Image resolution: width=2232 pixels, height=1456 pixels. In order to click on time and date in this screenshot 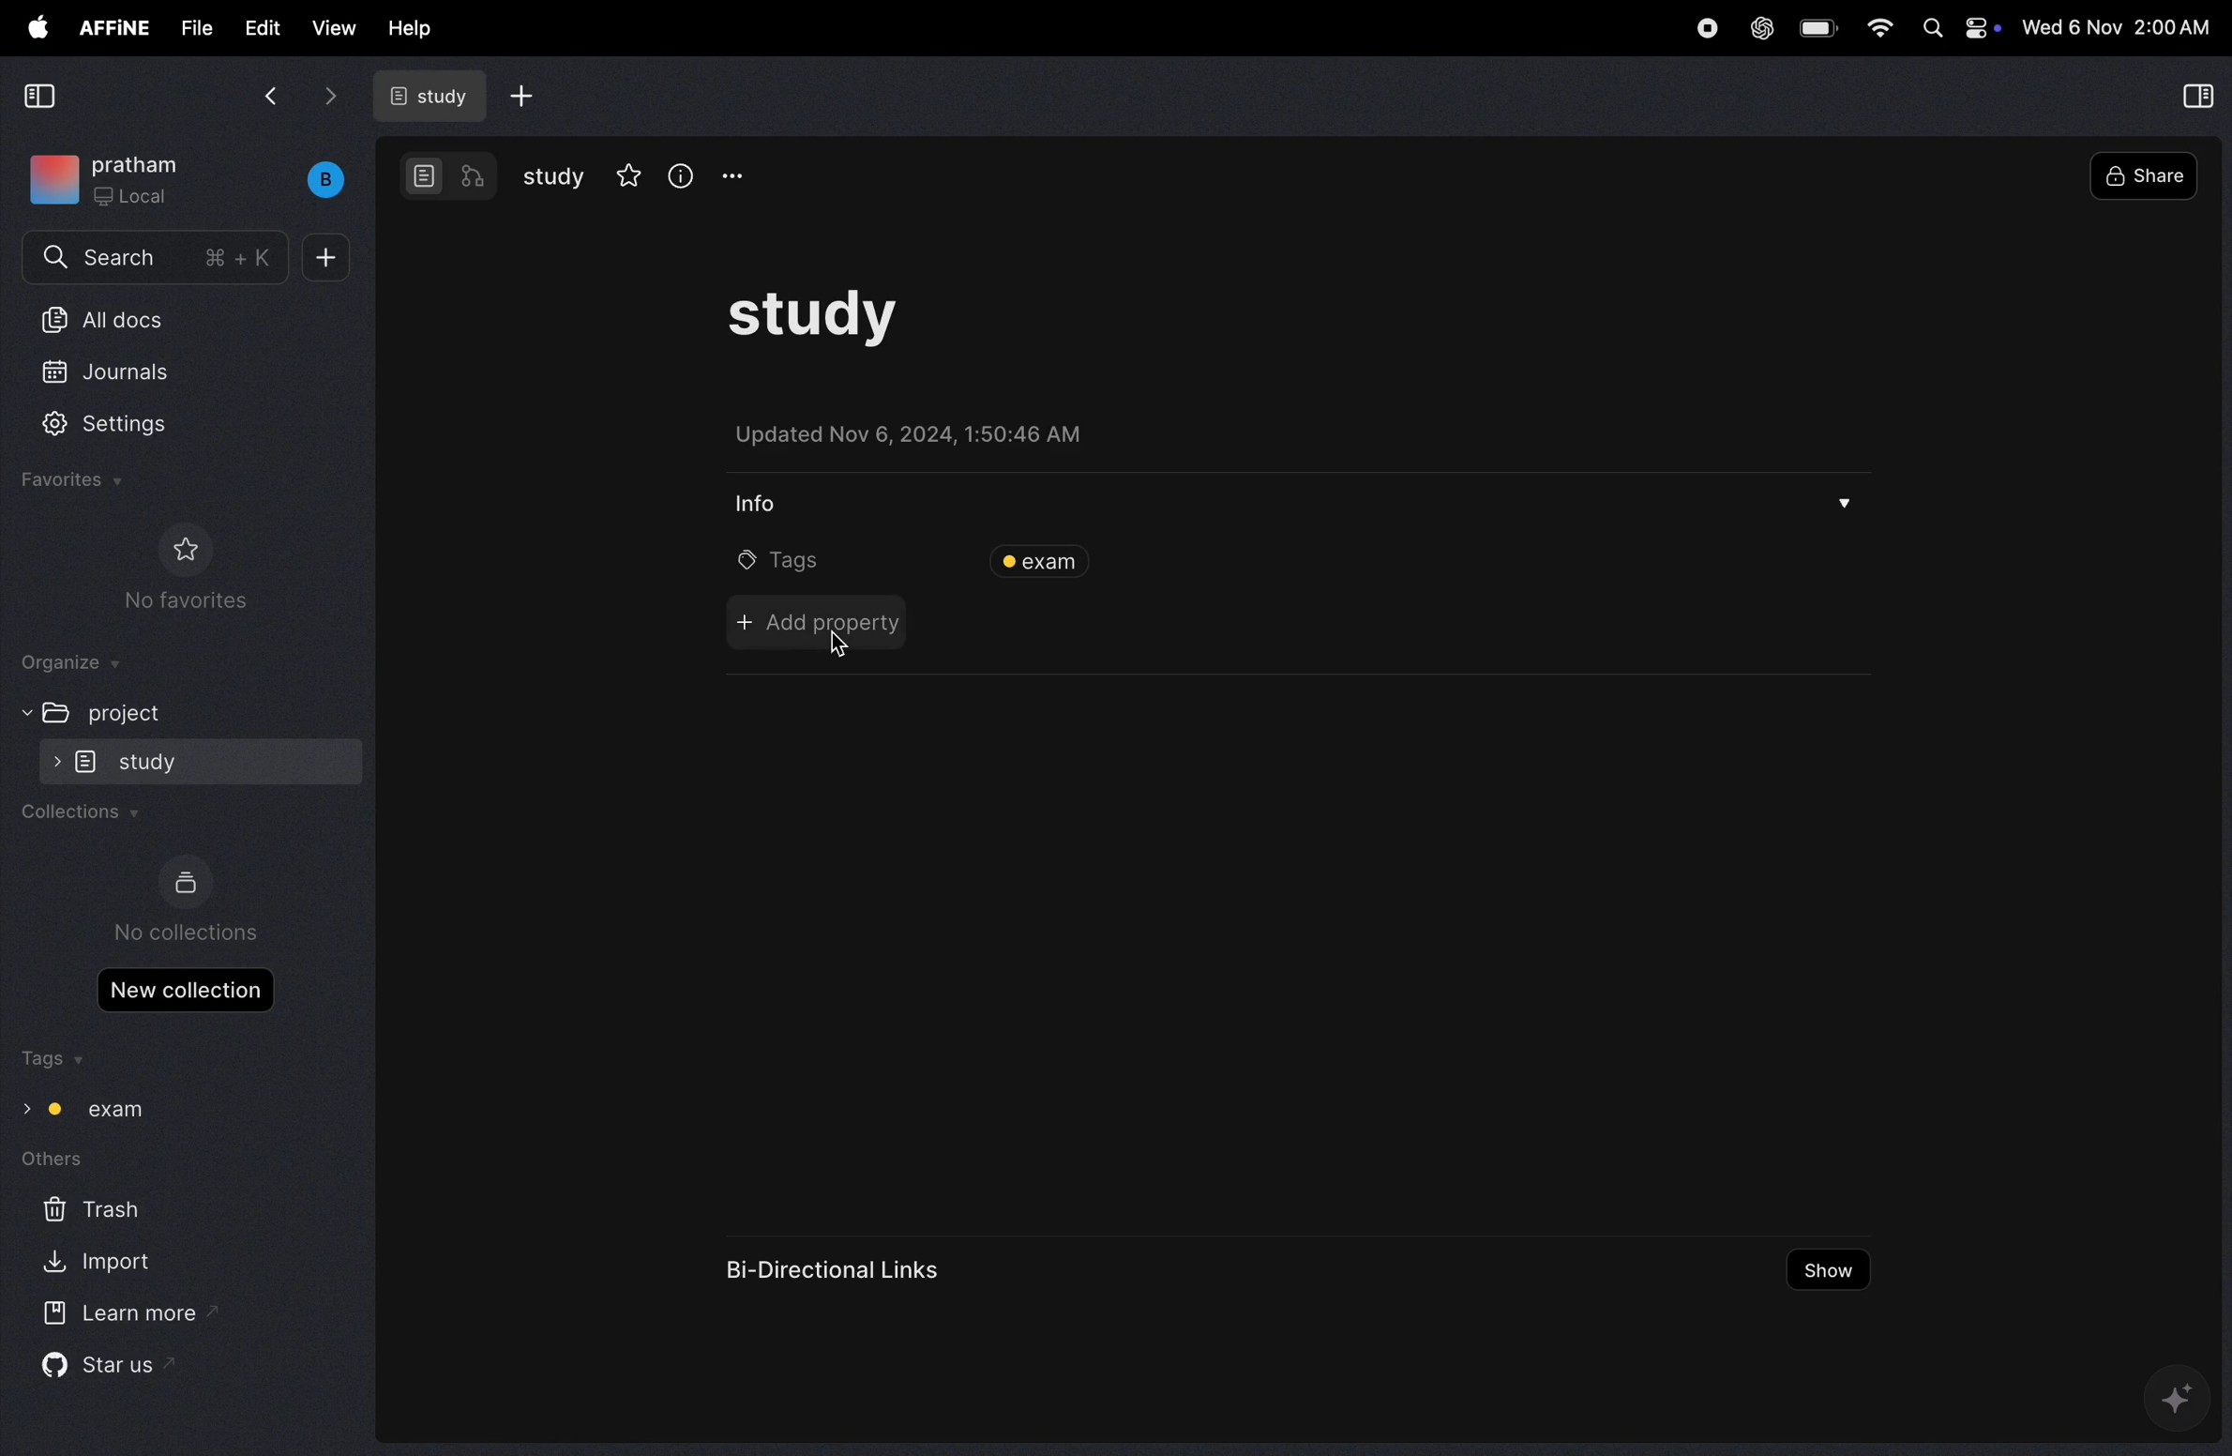, I will do `click(2116, 30)`.